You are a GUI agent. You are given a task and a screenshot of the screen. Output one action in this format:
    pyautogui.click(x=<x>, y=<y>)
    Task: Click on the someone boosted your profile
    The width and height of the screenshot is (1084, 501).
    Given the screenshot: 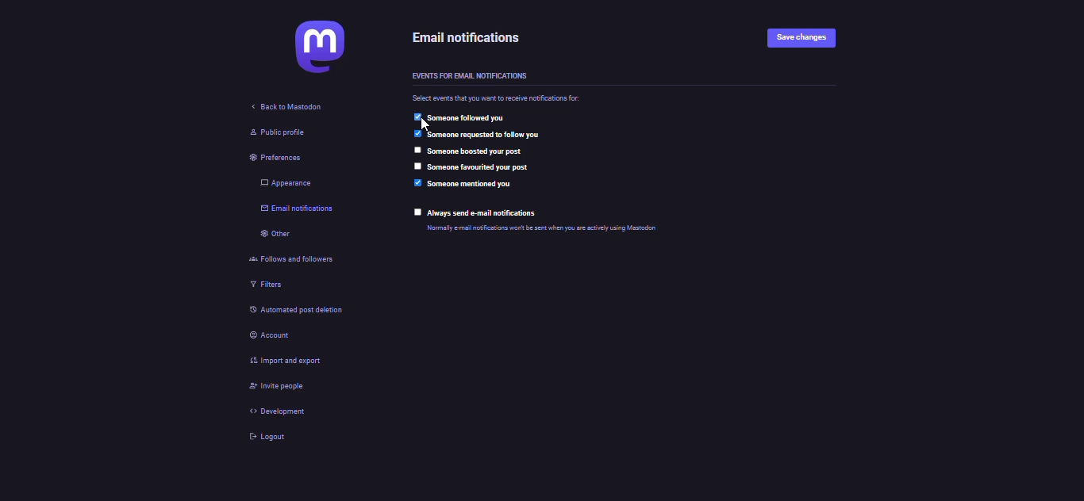 What is the action you would take?
    pyautogui.click(x=476, y=151)
    